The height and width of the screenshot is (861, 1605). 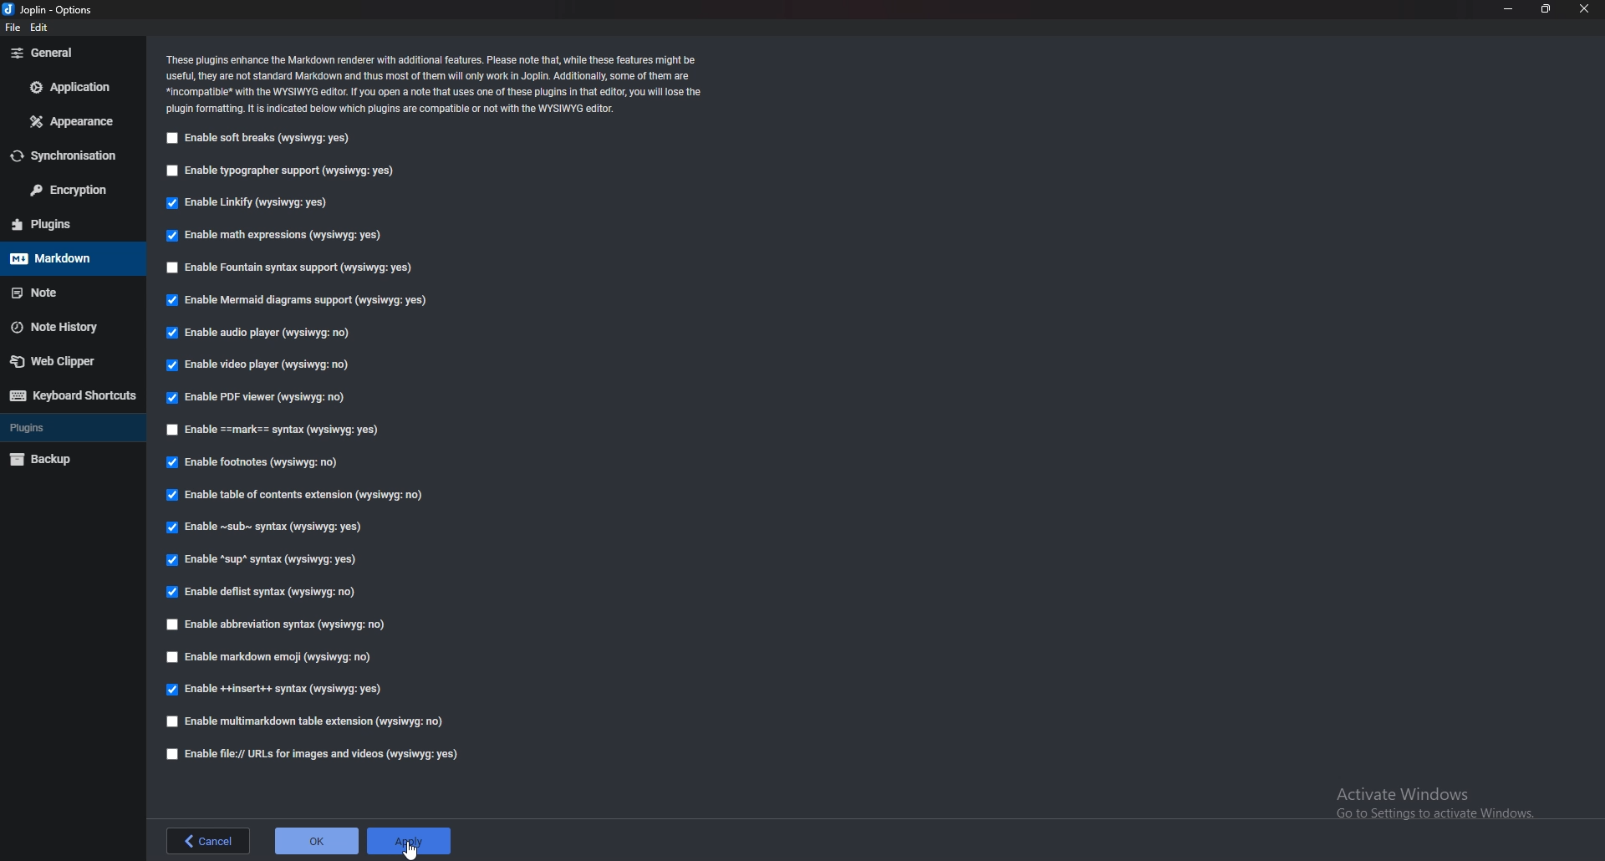 What do you see at coordinates (253, 463) in the screenshot?
I see `Enable footnotes` at bounding box center [253, 463].